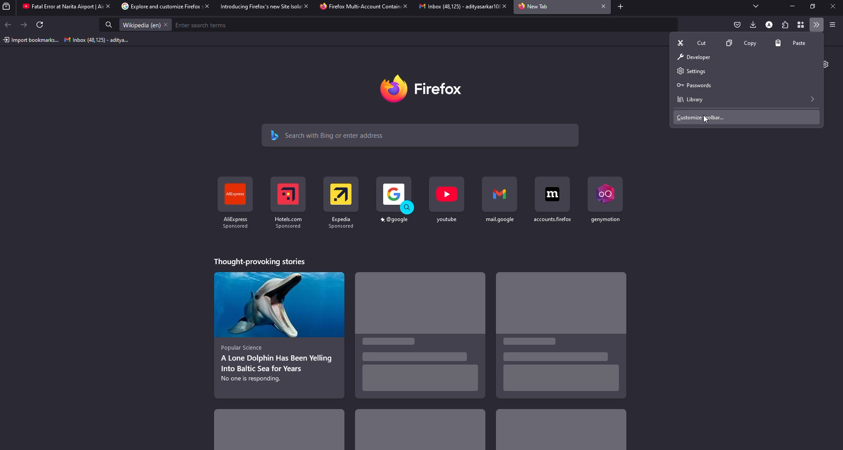 This screenshot has width=843, height=450. I want to click on tab, so click(58, 7).